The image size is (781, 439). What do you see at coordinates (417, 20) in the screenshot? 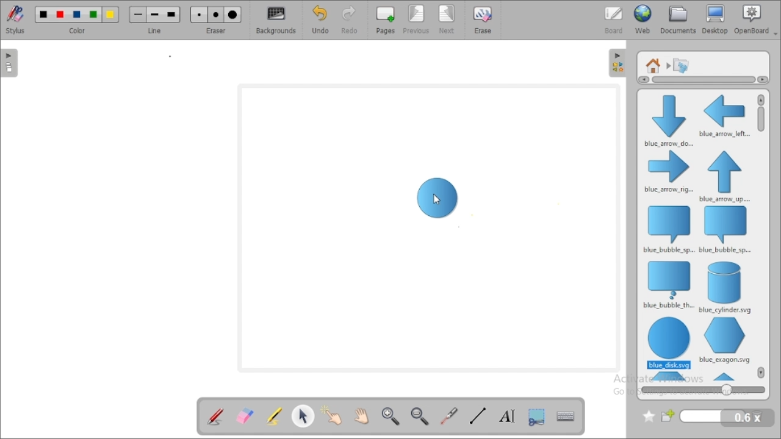
I see `previous` at bounding box center [417, 20].